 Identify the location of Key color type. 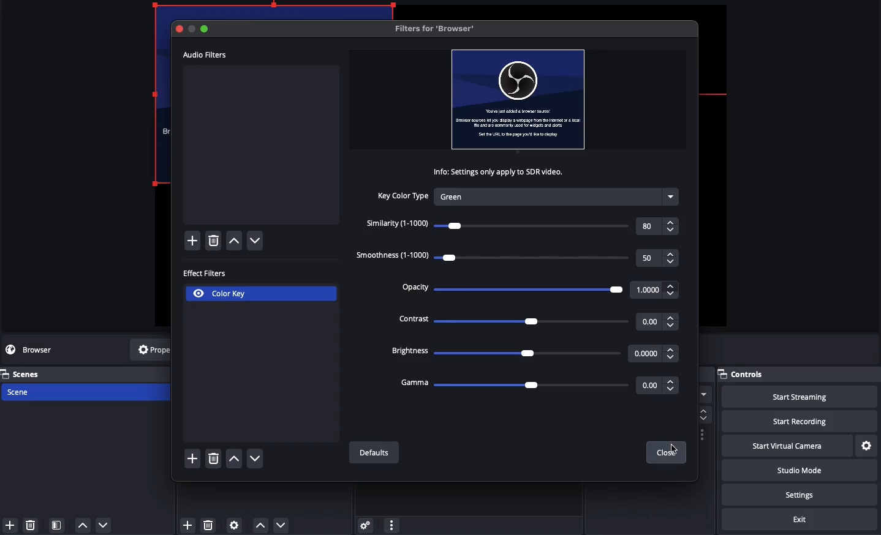
(404, 196).